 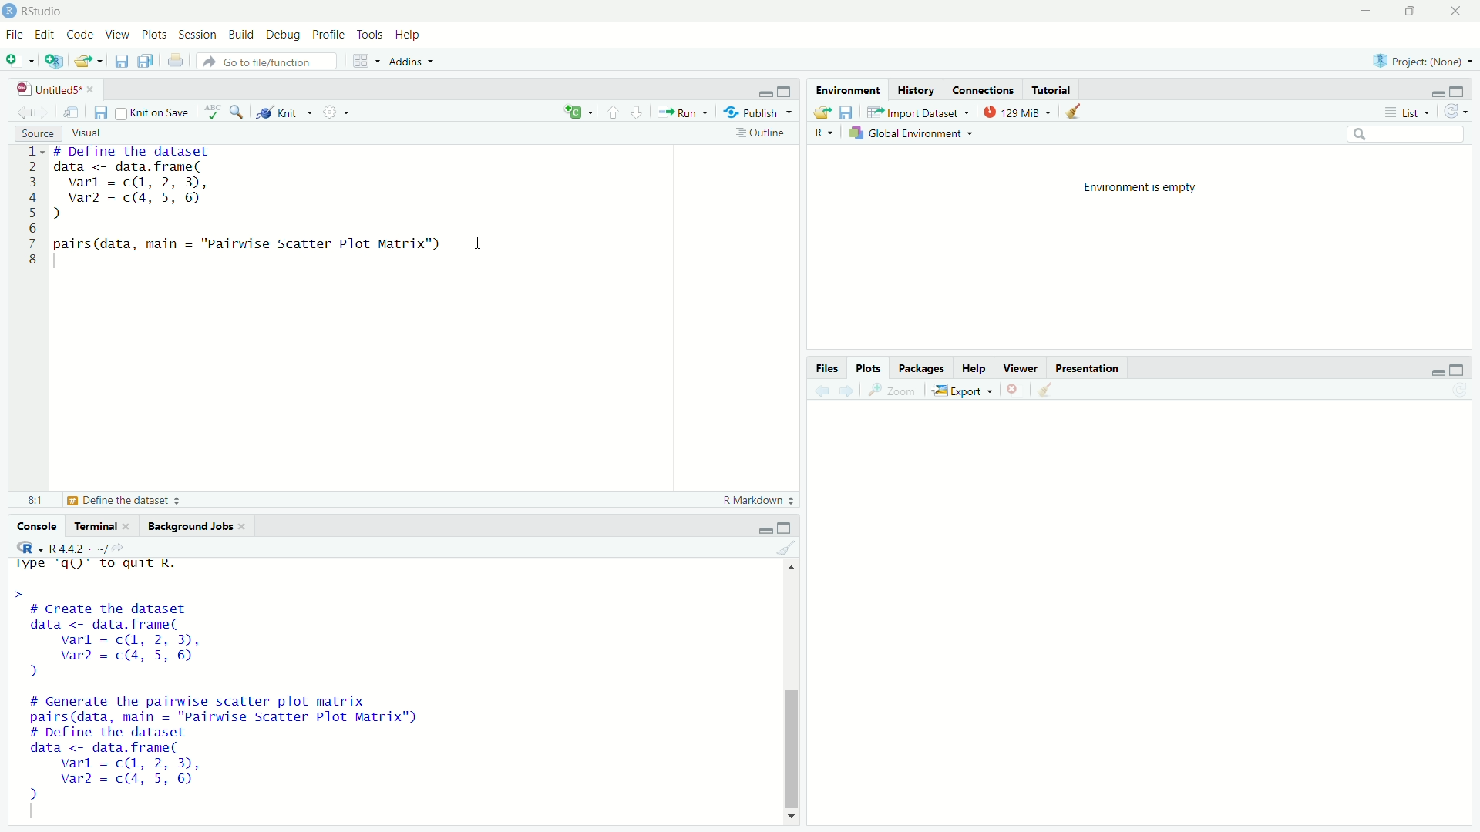 I want to click on List, so click(x=1408, y=112).